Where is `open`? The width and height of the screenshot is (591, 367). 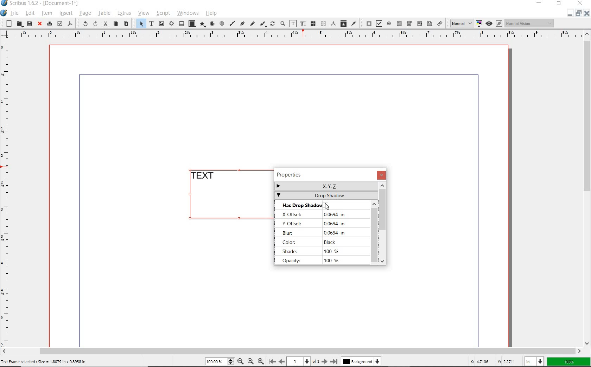 open is located at coordinates (19, 24).